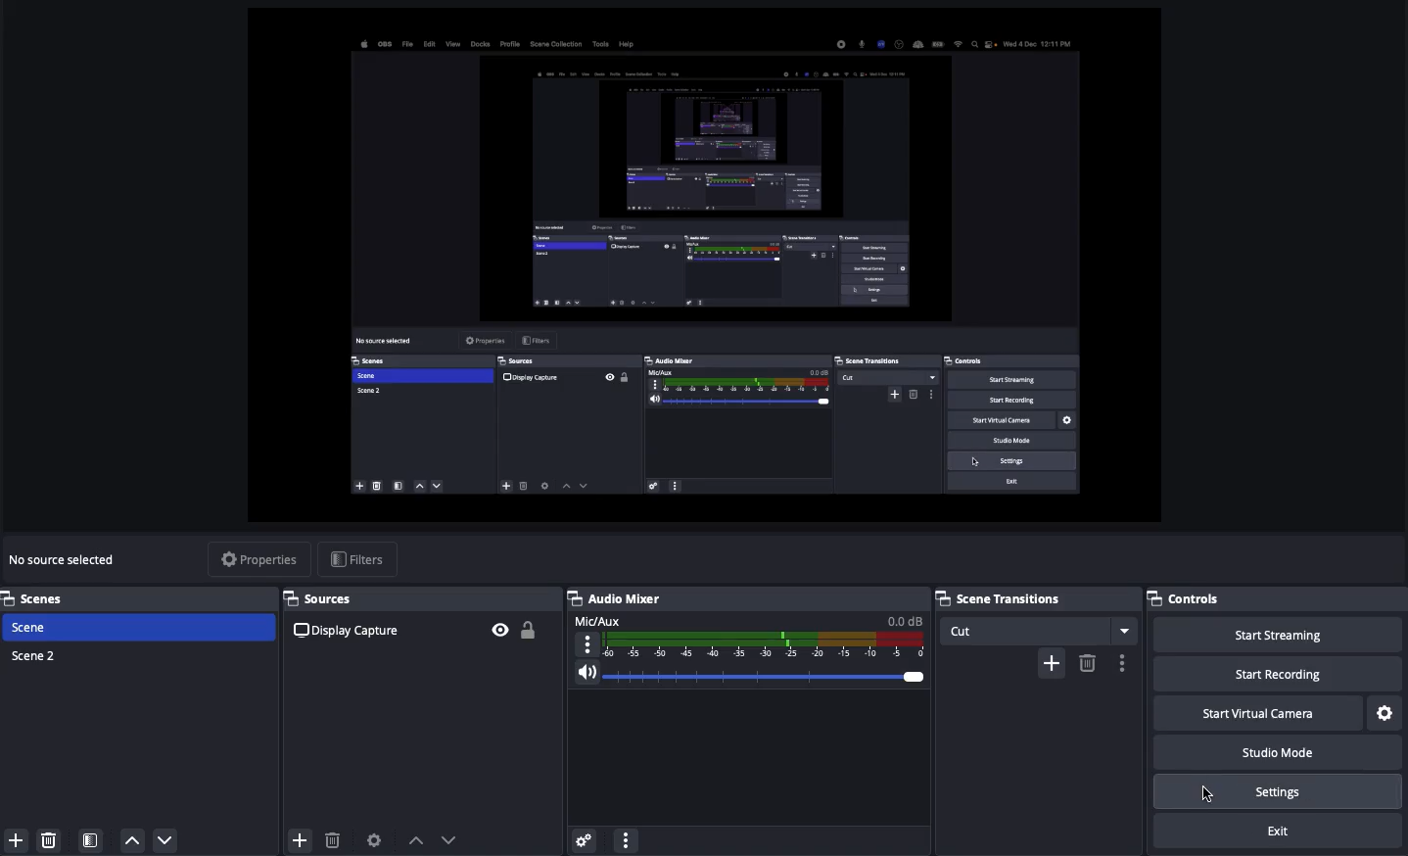 The height and width of the screenshot is (856, 1408). Describe the element at coordinates (52, 839) in the screenshot. I see `Delete` at that location.